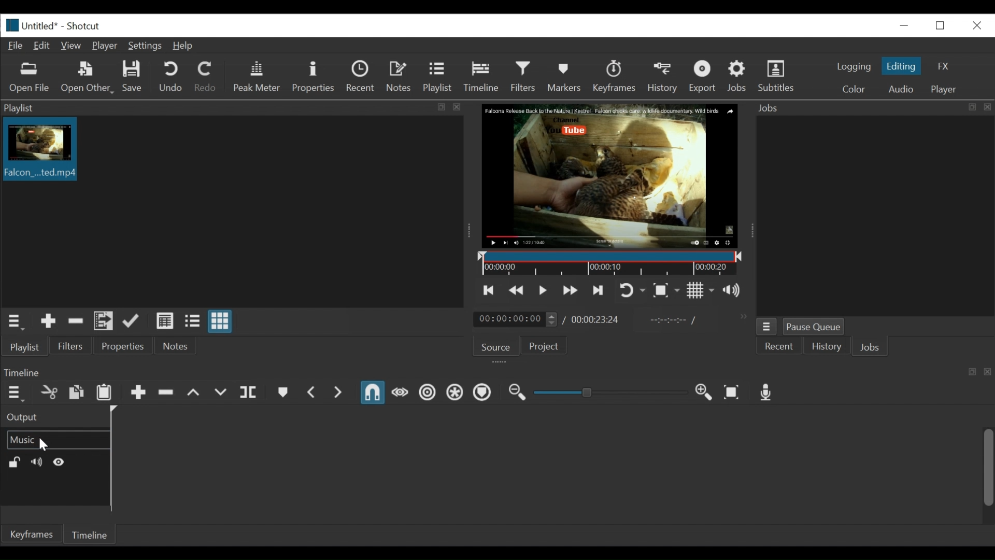 The width and height of the screenshot is (995, 560). Describe the element at coordinates (15, 46) in the screenshot. I see `File` at that location.